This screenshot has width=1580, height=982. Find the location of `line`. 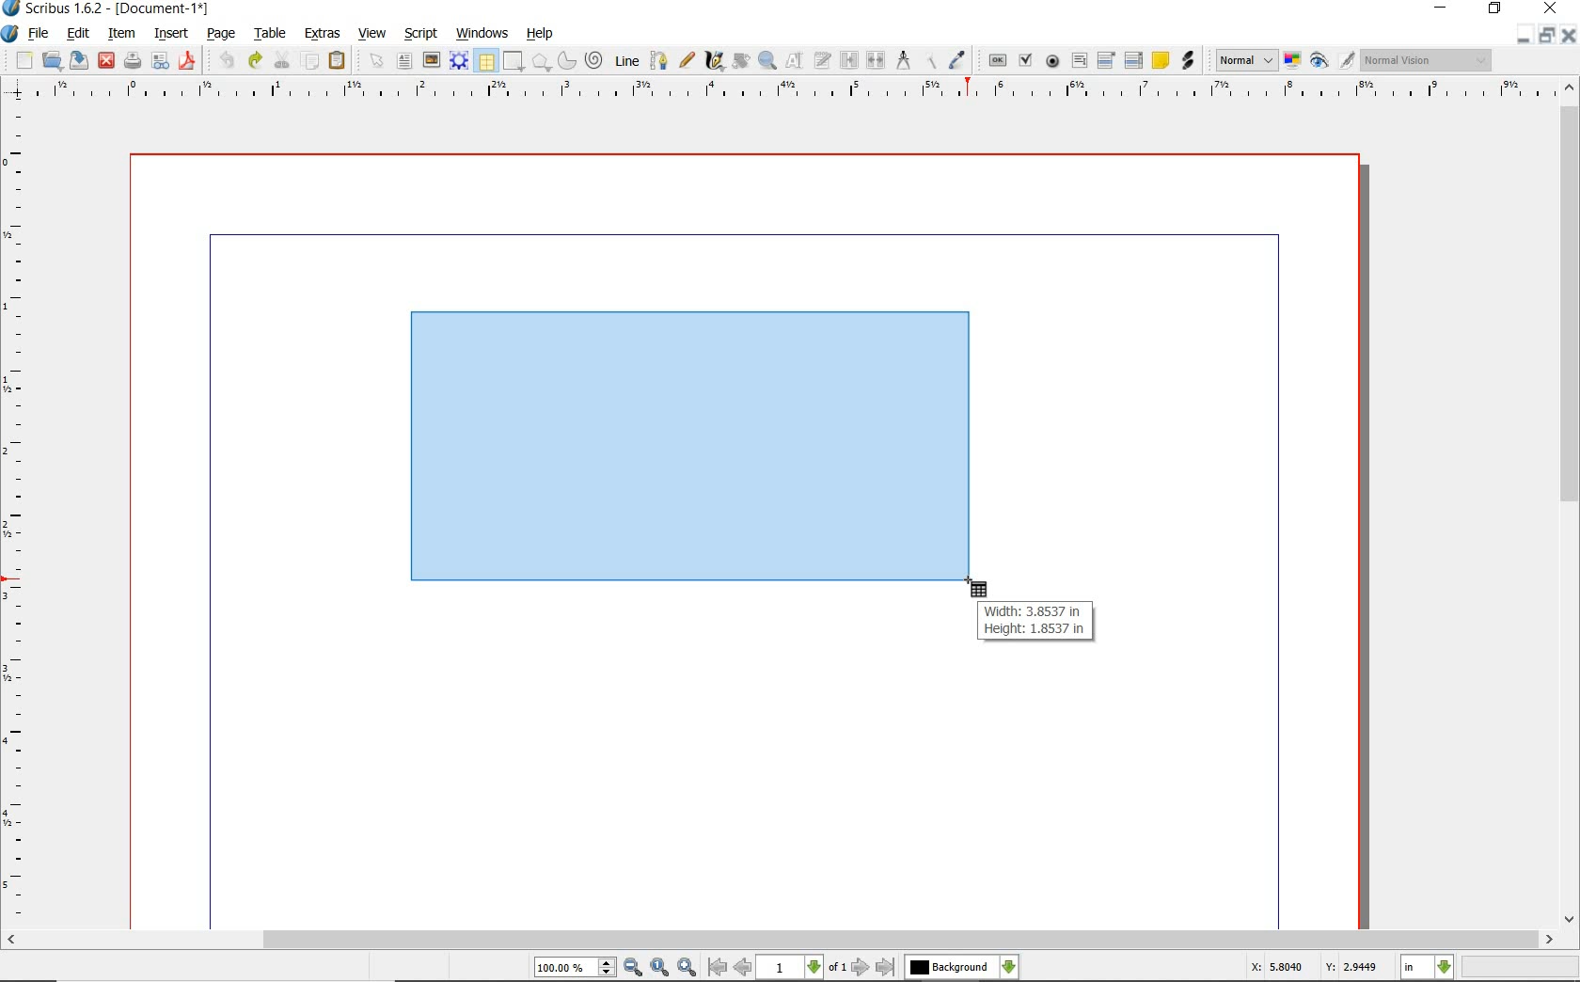

line is located at coordinates (627, 59).